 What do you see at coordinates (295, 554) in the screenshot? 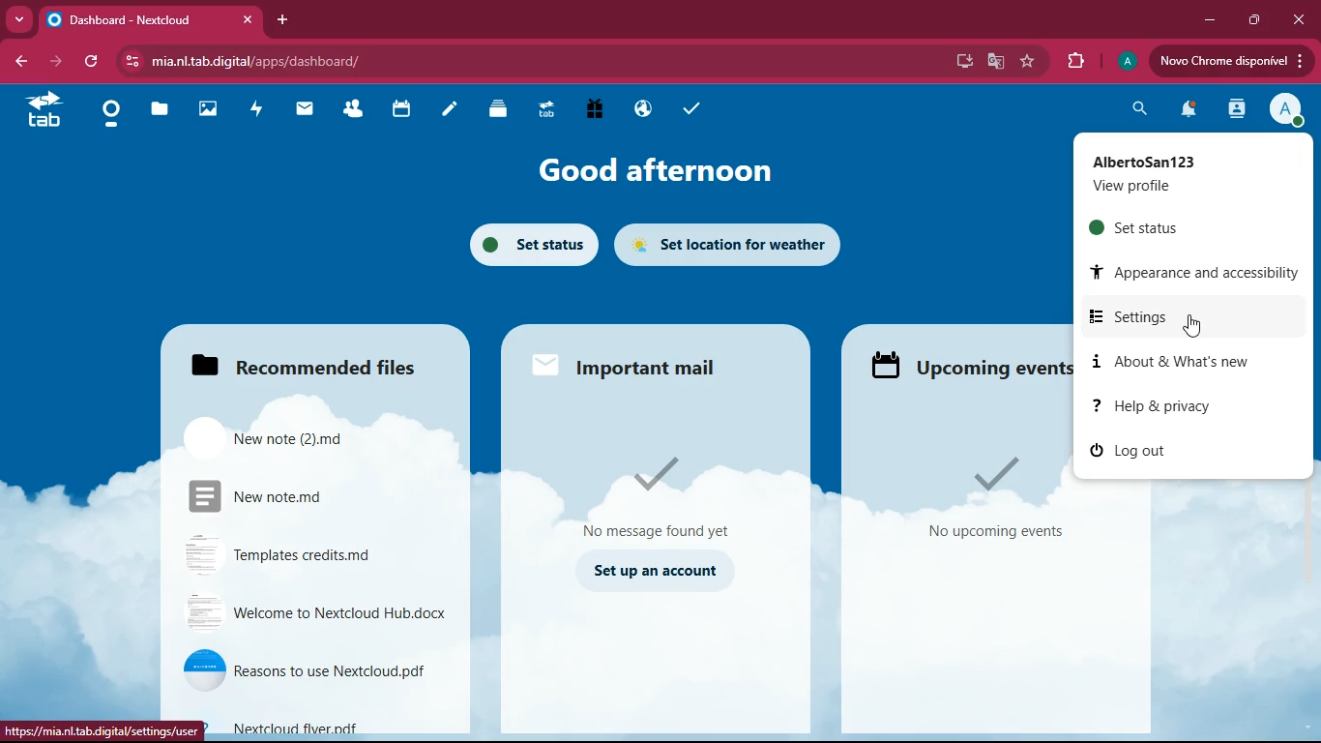
I see `file` at bounding box center [295, 554].